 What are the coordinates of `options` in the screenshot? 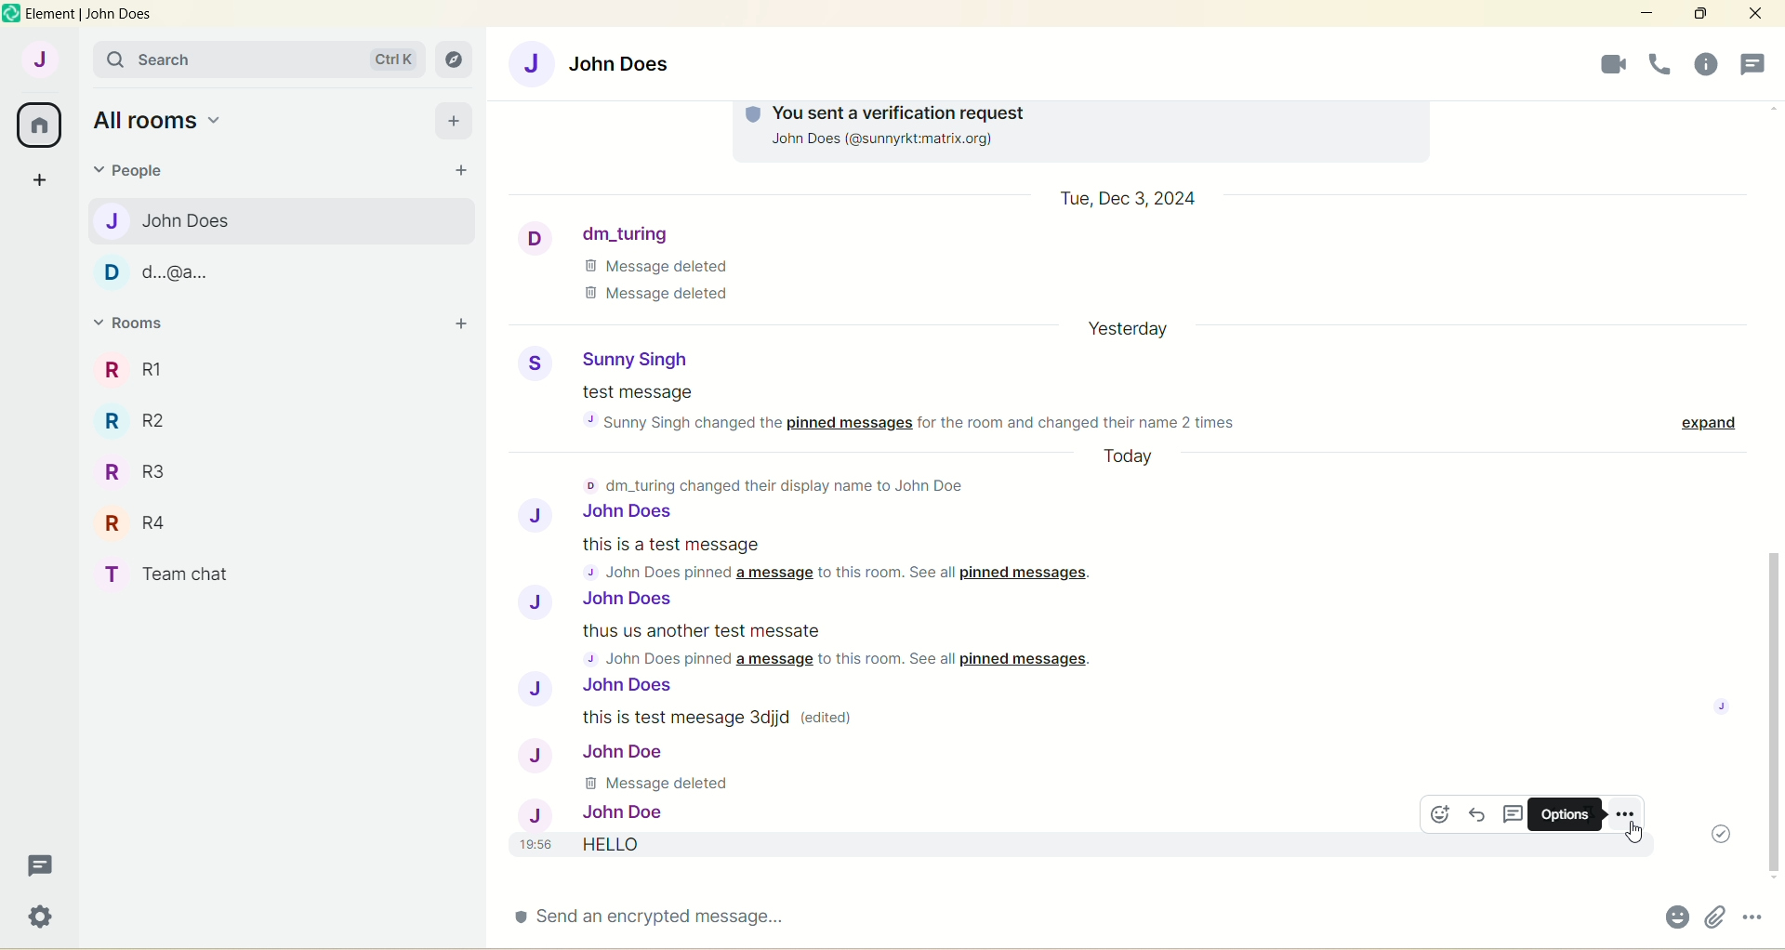 It's located at (1561, 814).